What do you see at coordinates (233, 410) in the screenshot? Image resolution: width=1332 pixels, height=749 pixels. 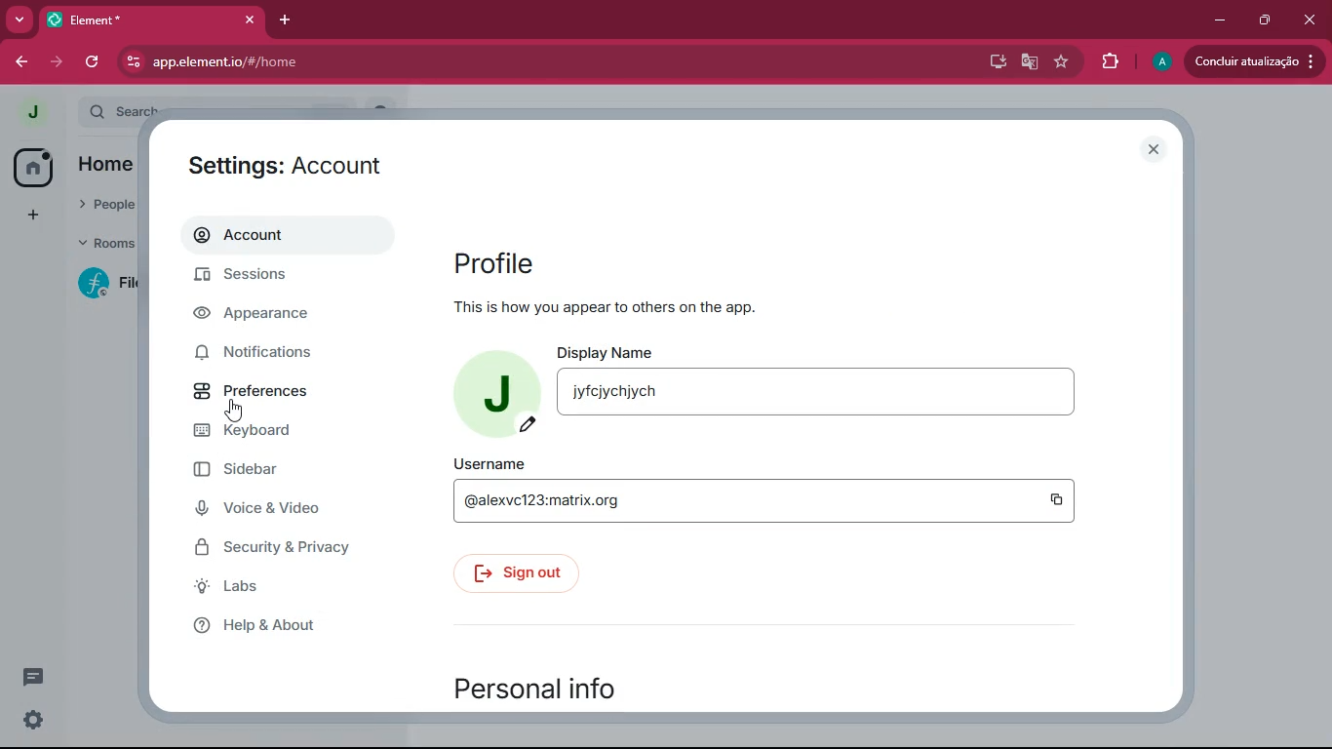 I see `cursor` at bounding box center [233, 410].